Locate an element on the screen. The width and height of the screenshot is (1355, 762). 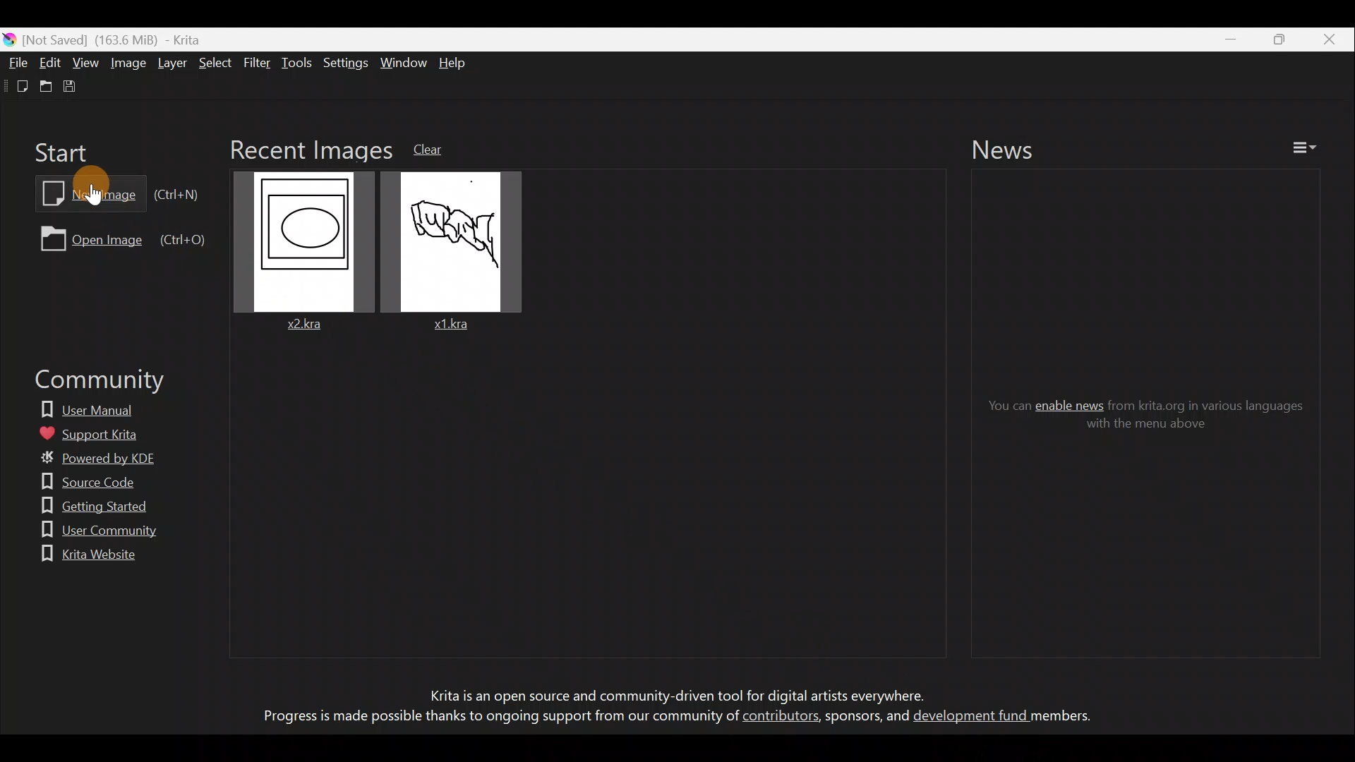
Open image (Ctrl+O) is located at coordinates (121, 238).